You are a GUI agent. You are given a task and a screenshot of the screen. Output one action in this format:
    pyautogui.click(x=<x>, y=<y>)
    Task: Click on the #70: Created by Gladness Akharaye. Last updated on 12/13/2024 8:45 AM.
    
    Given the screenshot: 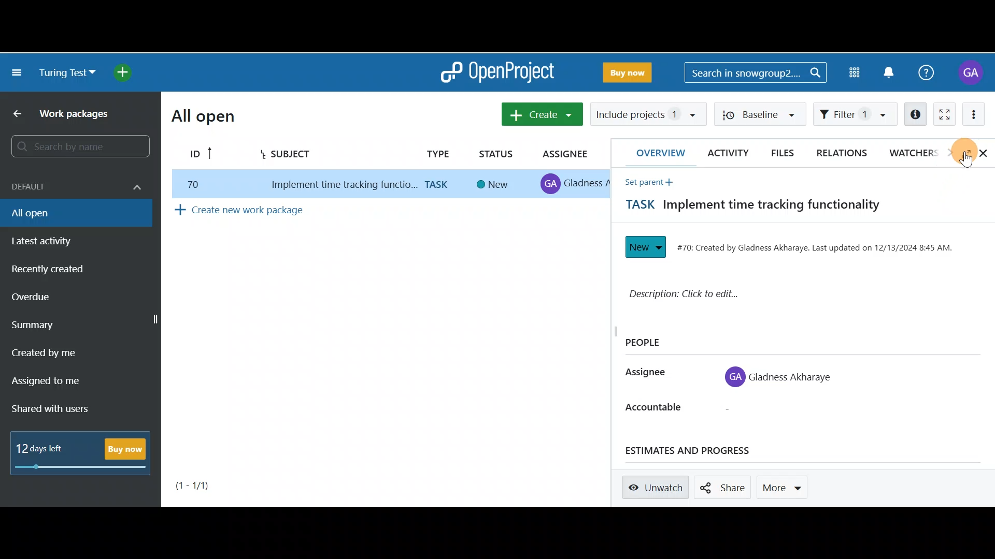 What is the action you would take?
    pyautogui.click(x=817, y=246)
    